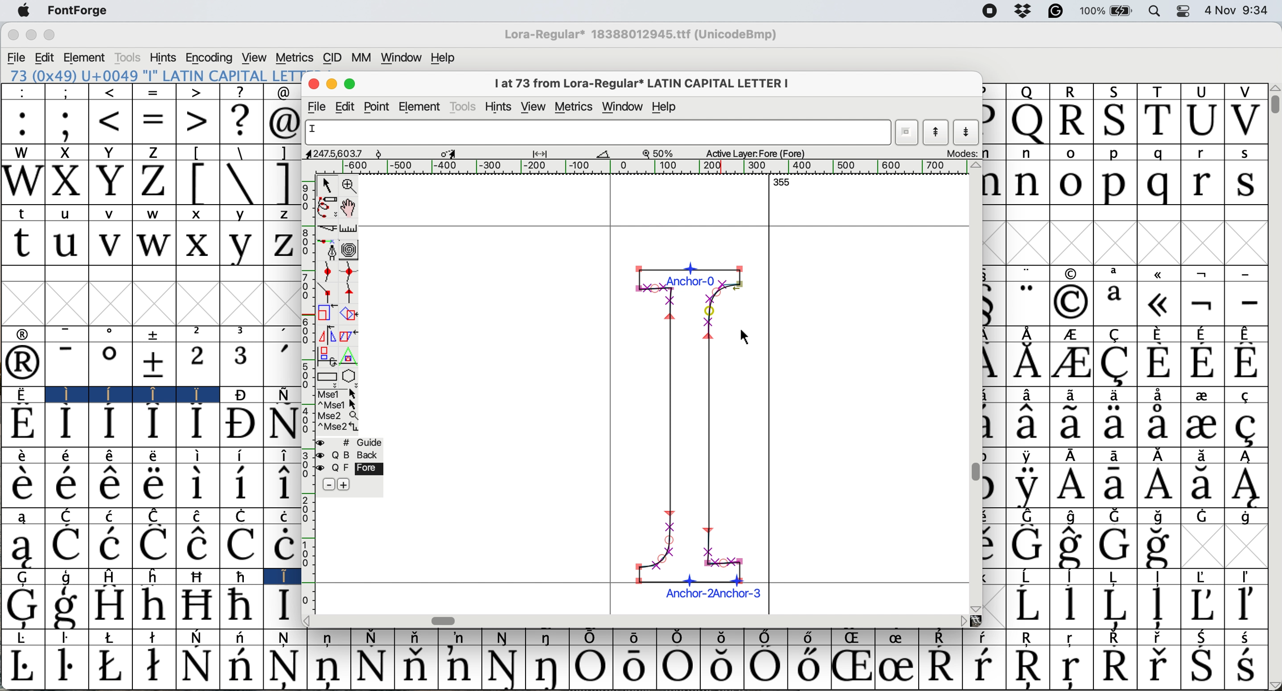  Describe the element at coordinates (677, 638) in the screenshot. I see `Symbol` at that location.